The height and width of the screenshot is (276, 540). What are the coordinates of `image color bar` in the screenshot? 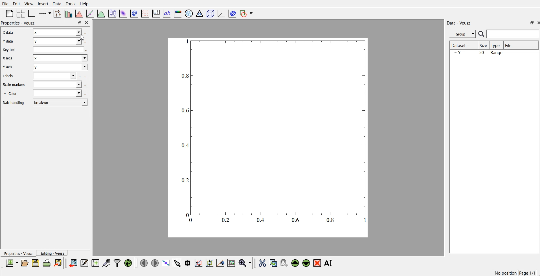 It's located at (177, 13).